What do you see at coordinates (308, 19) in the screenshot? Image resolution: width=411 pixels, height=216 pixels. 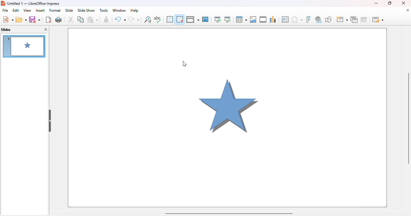 I see `insert fontwork text` at bounding box center [308, 19].